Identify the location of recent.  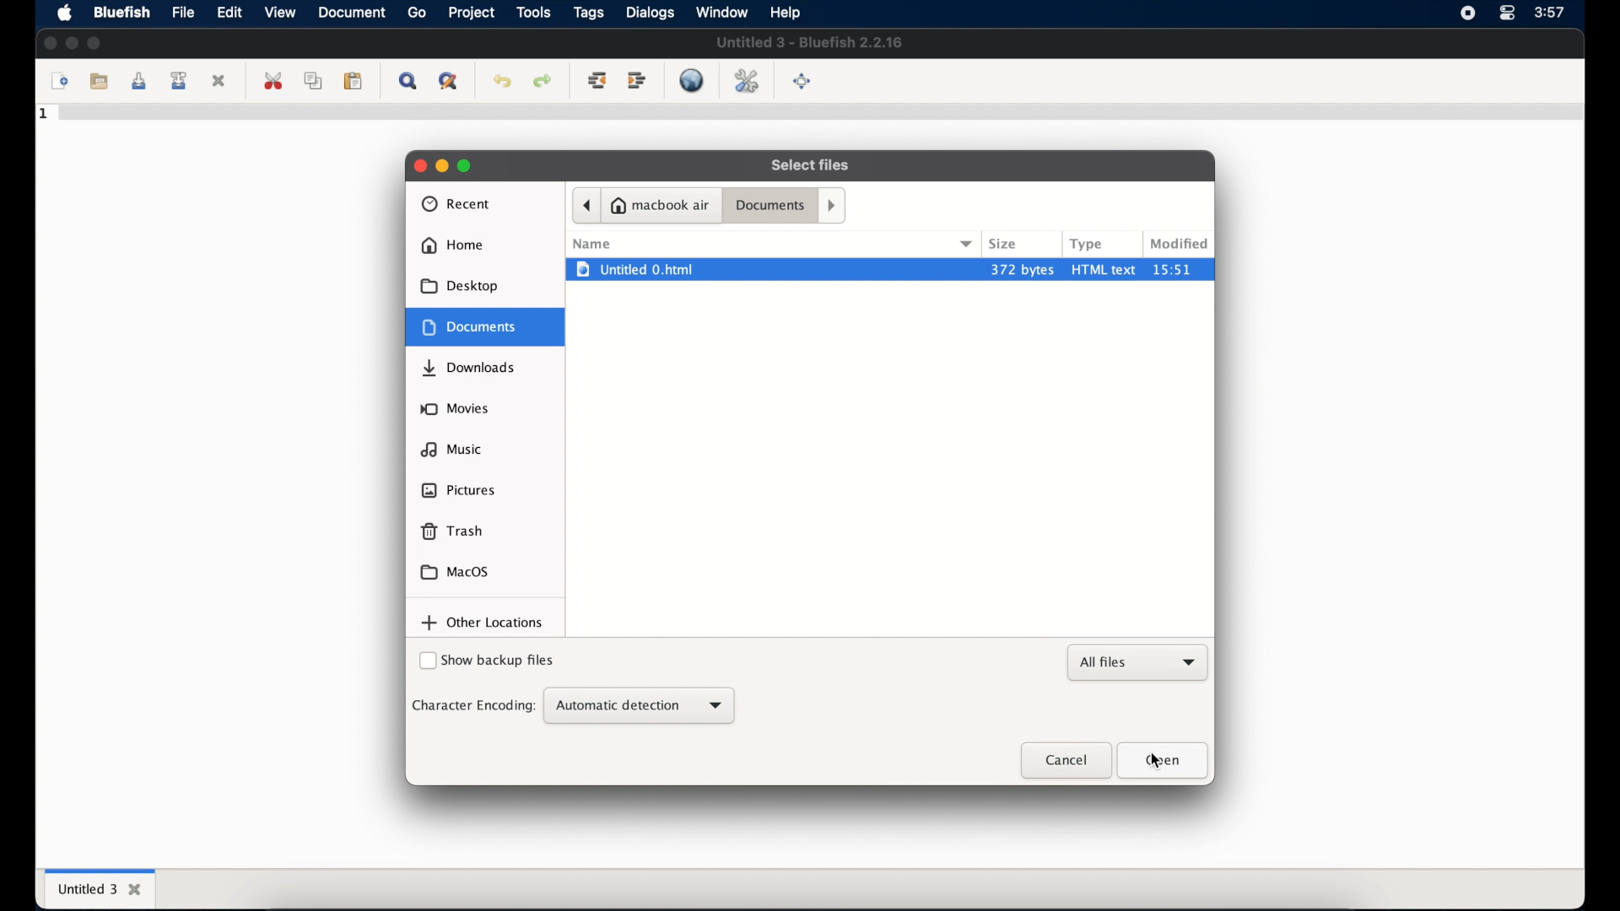
(456, 204).